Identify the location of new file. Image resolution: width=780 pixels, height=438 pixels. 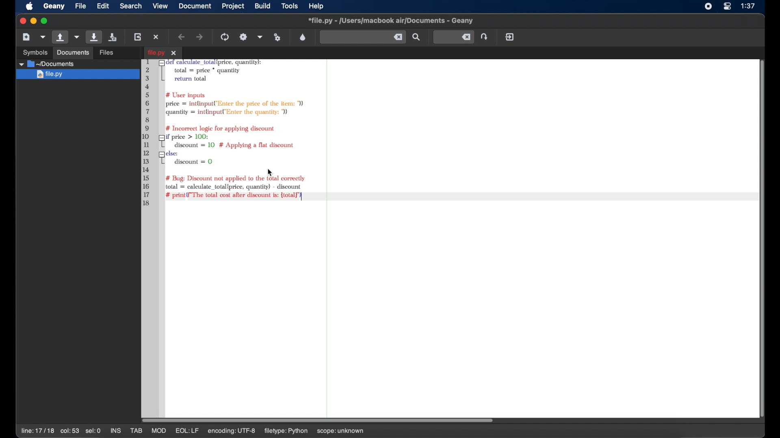
(26, 36).